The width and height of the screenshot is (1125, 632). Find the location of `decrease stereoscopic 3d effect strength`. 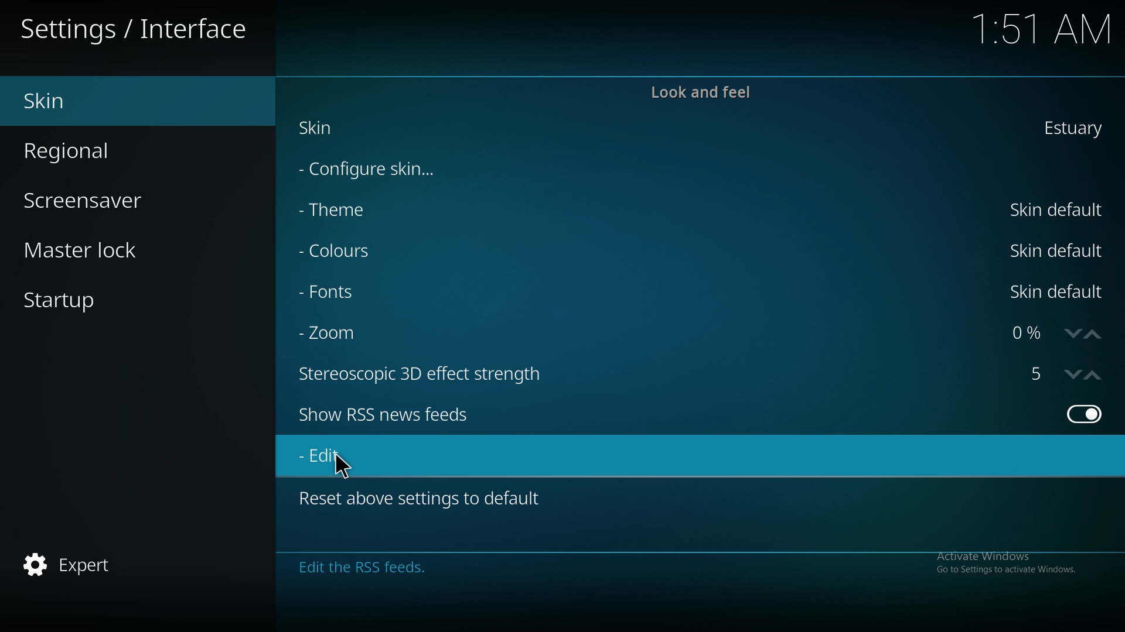

decrease stereoscopic 3d effect strength is located at coordinates (1073, 375).